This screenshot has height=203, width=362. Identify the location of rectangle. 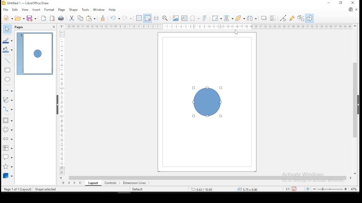
(8, 70).